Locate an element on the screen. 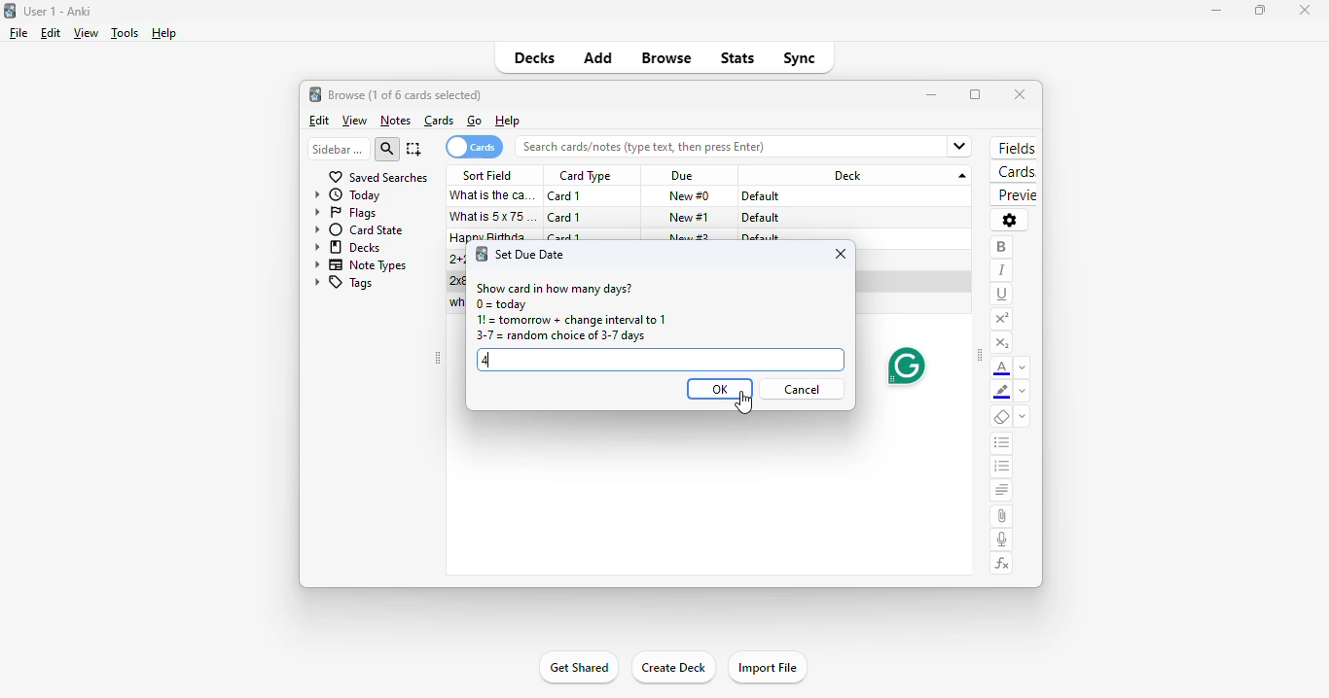  Search cards/notes (type text, then press Enter) is located at coordinates (748, 146).